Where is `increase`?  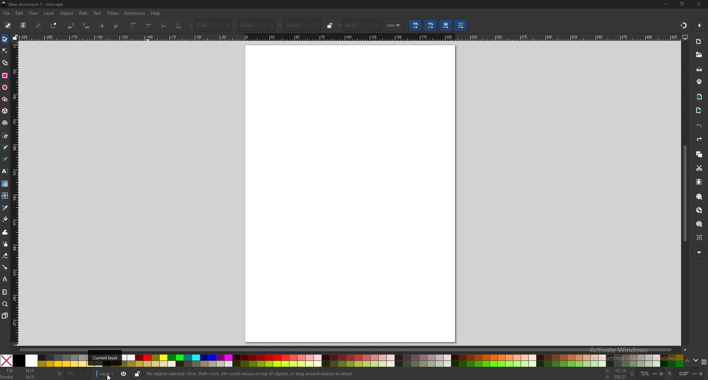 increase is located at coordinates (272, 25).